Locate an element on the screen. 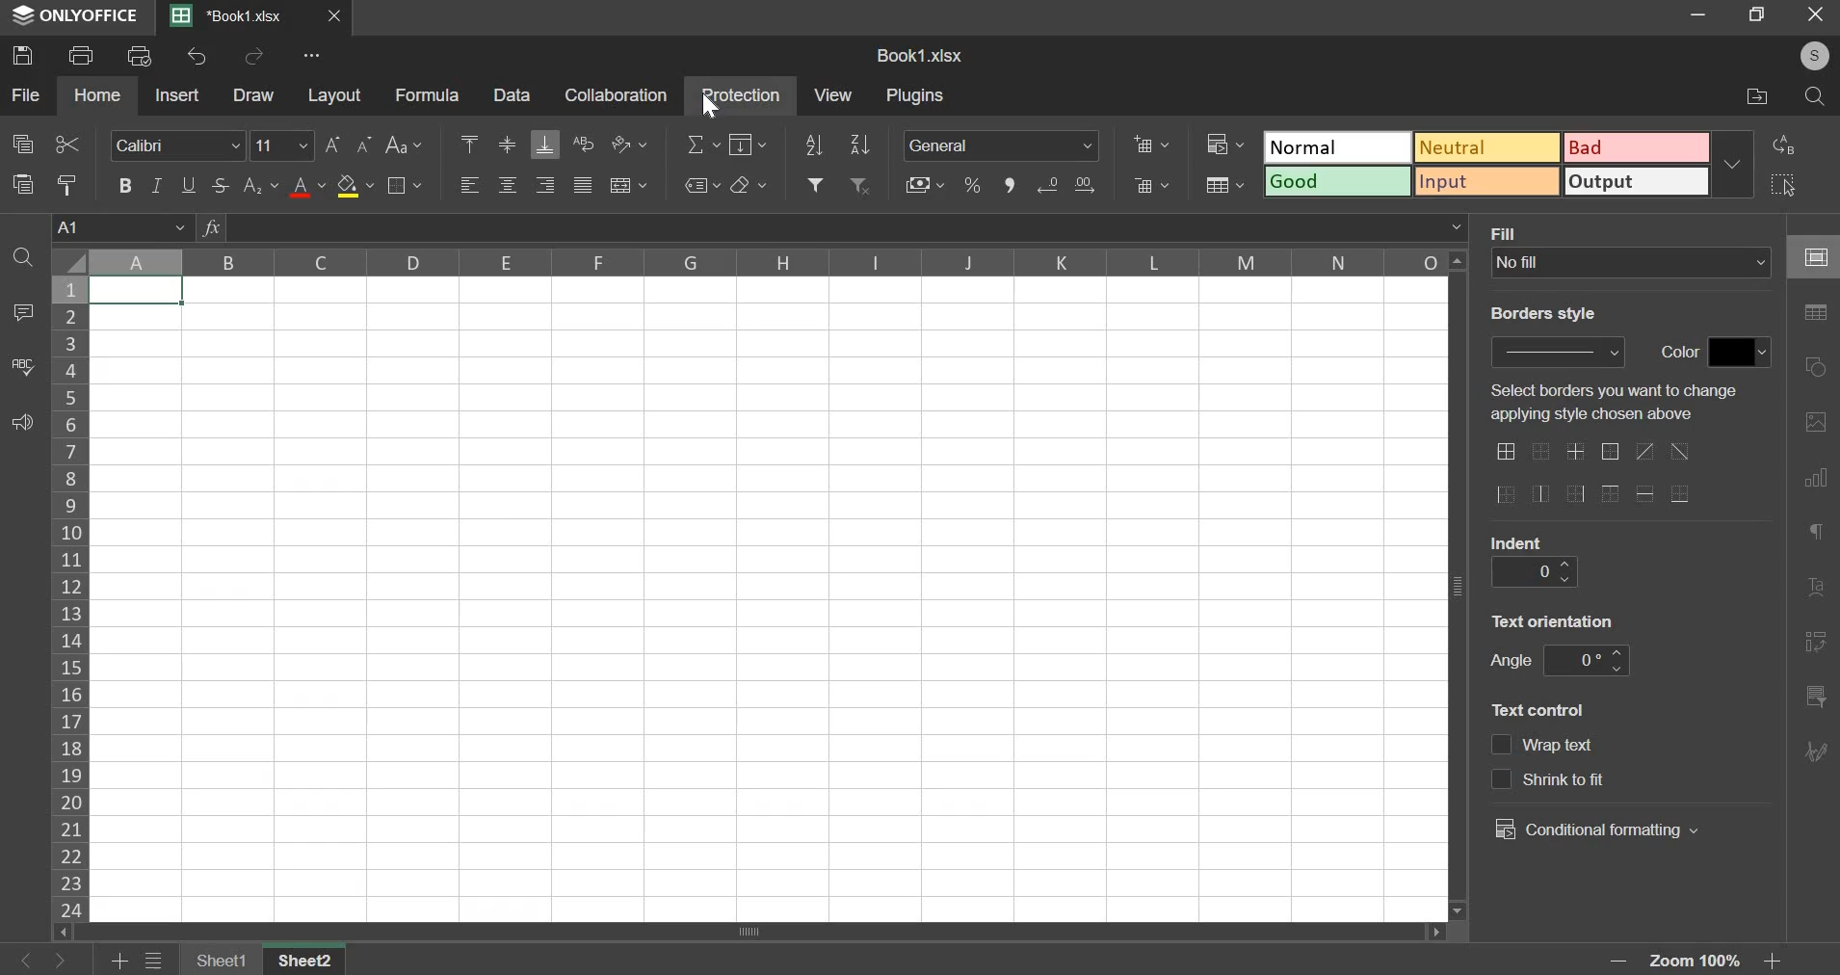 The width and height of the screenshot is (1840, 975). undo is located at coordinates (197, 56).